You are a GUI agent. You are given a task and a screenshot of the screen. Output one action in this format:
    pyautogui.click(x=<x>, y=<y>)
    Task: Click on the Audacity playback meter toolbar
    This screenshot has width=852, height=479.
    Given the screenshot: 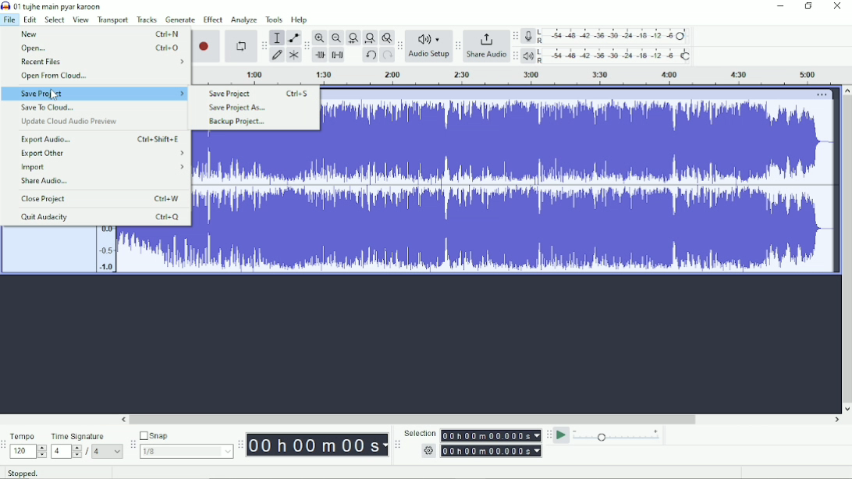 What is the action you would take?
    pyautogui.click(x=517, y=55)
    